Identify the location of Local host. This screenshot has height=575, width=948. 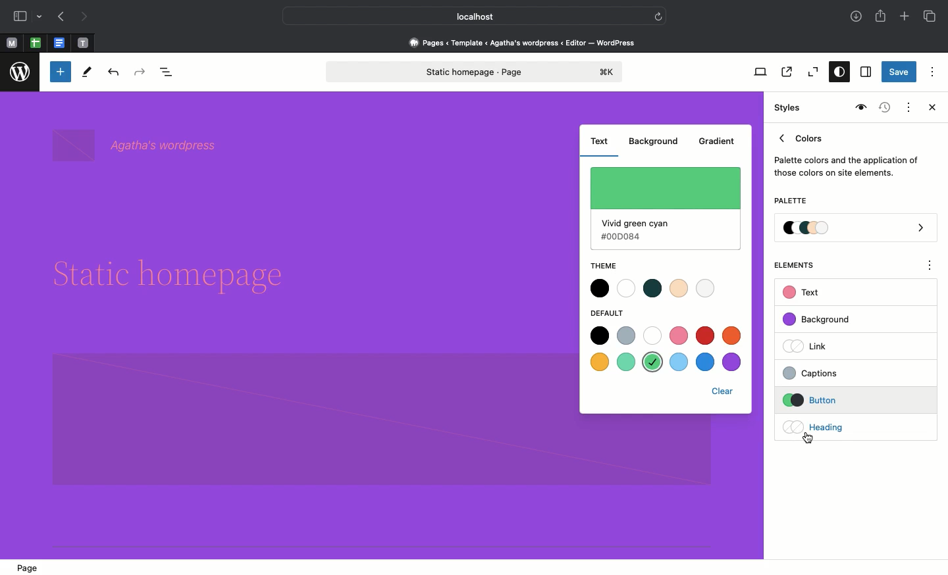
(465, 16).